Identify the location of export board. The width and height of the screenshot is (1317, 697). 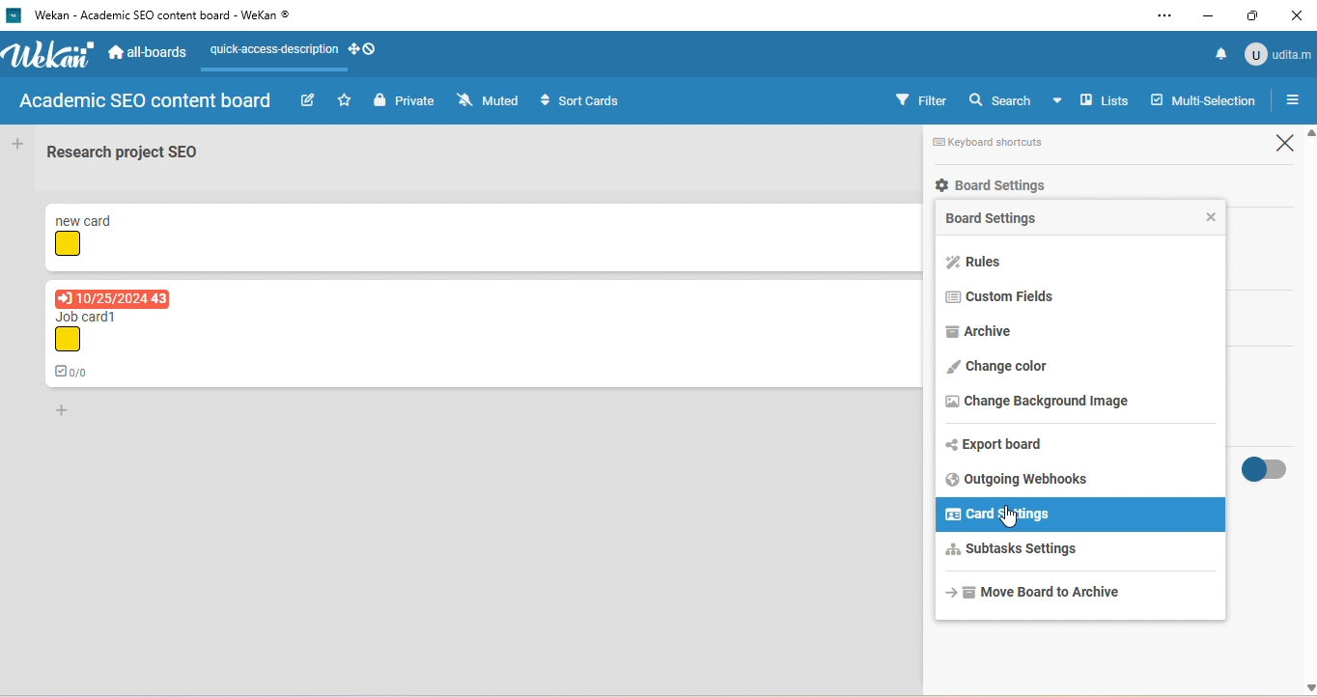
(1023, 442).